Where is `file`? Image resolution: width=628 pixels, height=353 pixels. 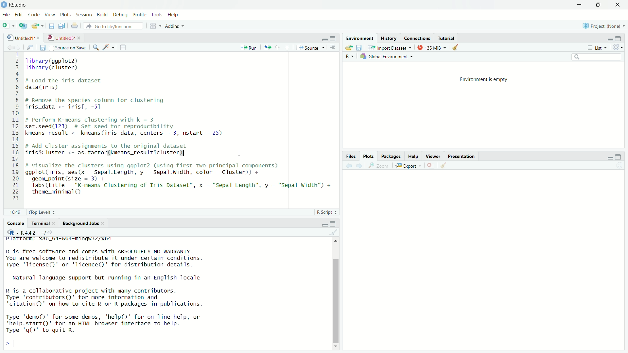 file is located at coordinates (6, 14).